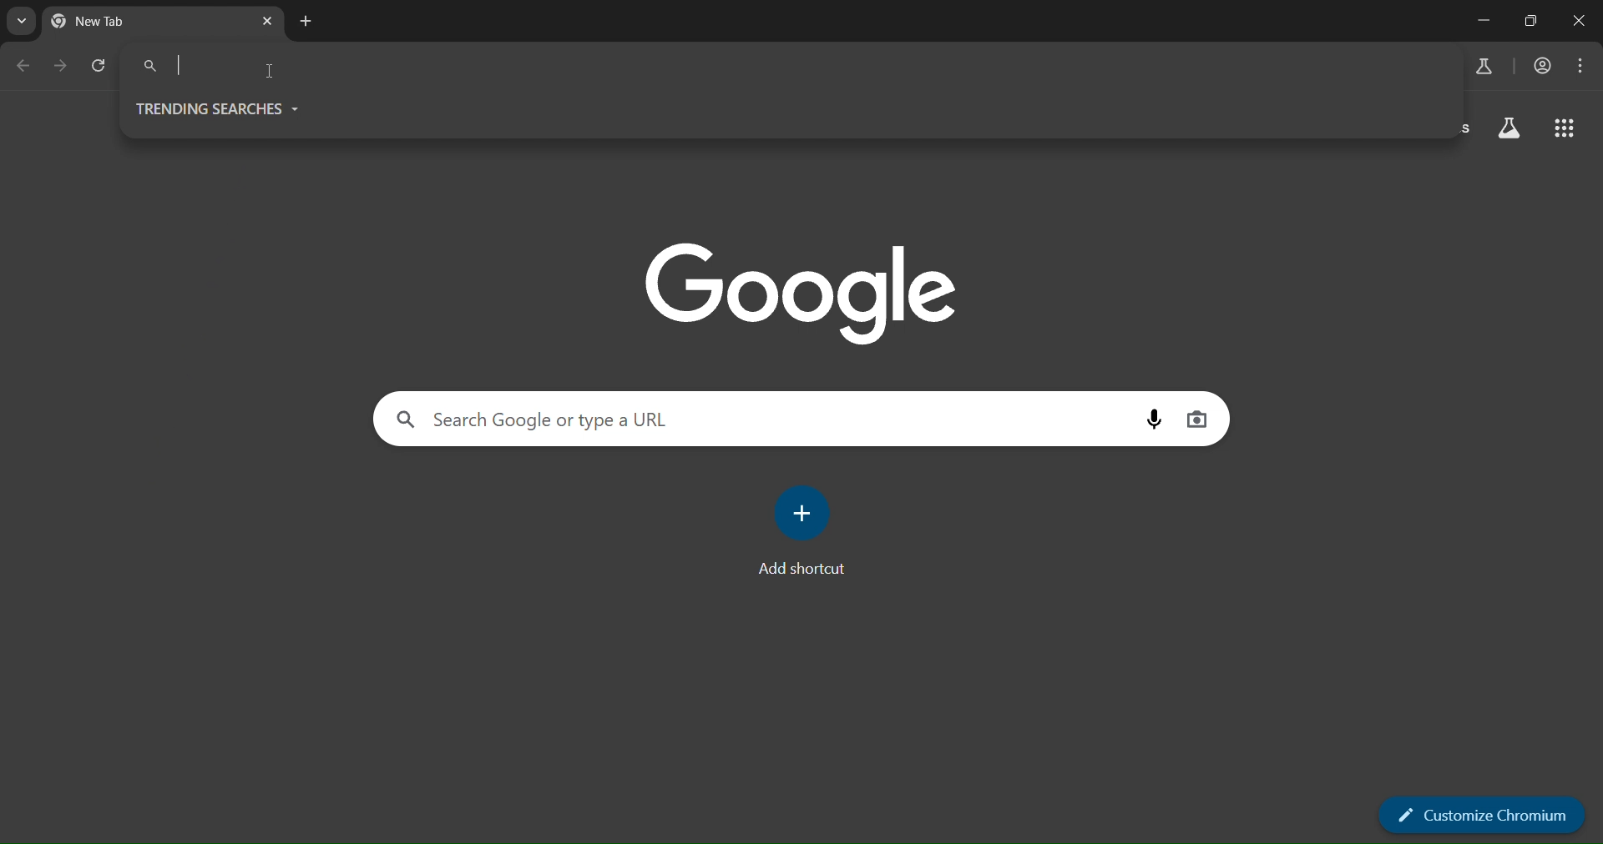 The width and height of the screenshot is (1603, 844). Describe the element at coordinates (136, 22) in the screenshot. I see `currenttab` at that location.